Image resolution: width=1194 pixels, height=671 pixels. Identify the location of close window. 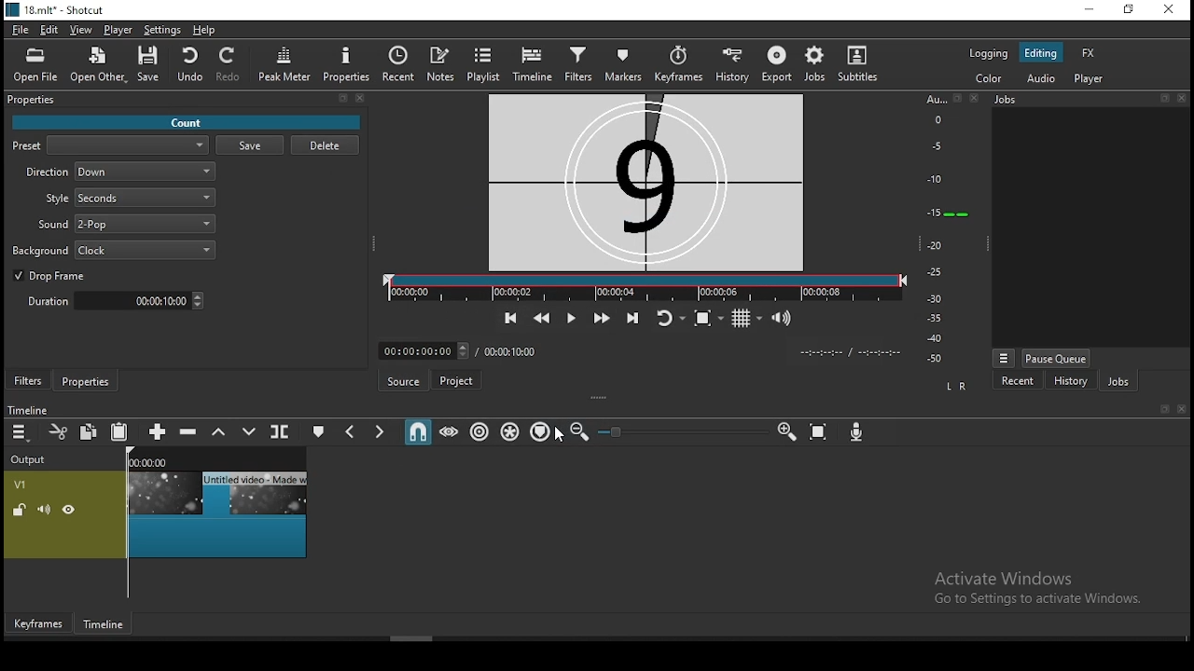
(1170, 12).